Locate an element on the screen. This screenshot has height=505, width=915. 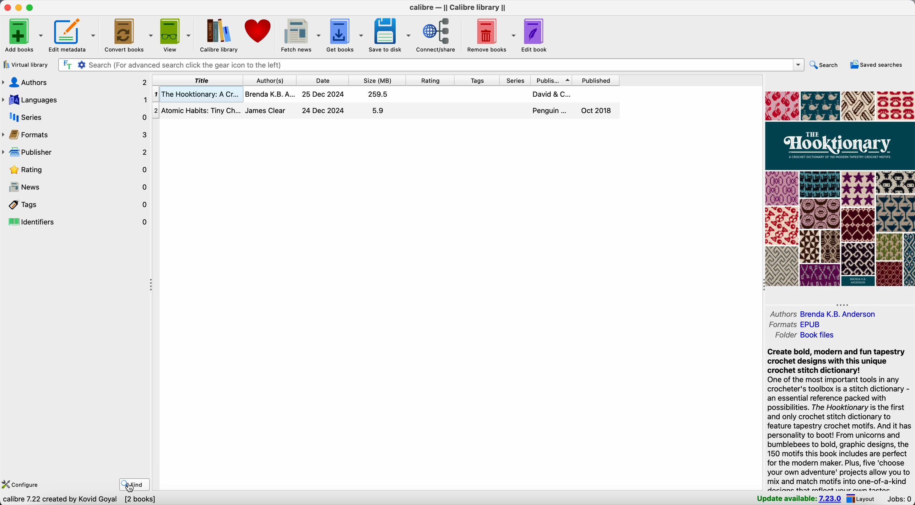
Calibre library is located at coordinates (218, 34).